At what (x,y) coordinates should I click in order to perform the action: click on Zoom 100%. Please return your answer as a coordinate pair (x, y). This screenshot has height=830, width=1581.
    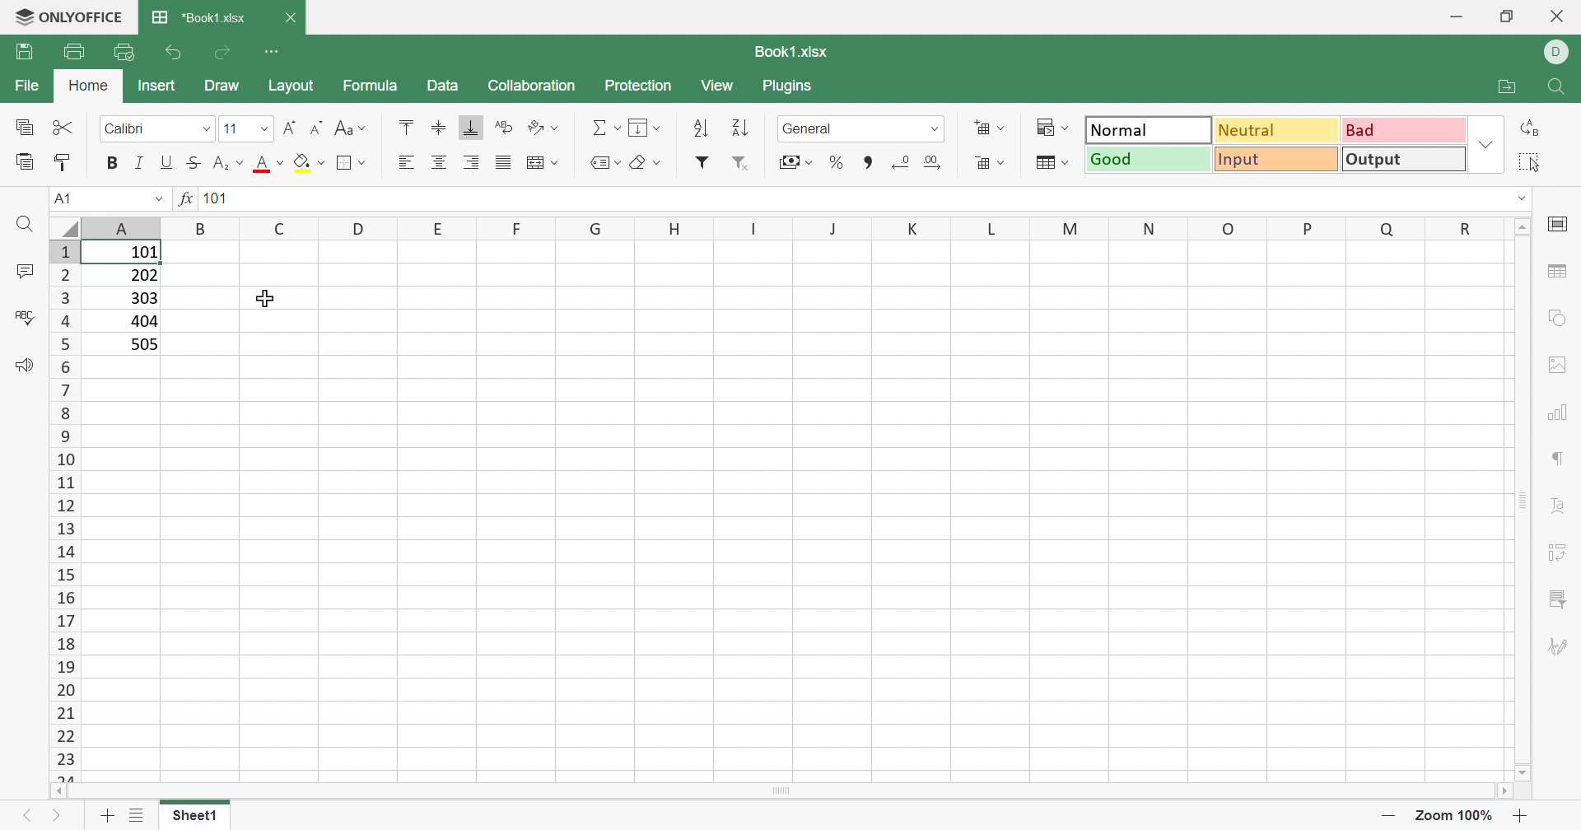
    Looking at the image, I should click on (1452, 814).